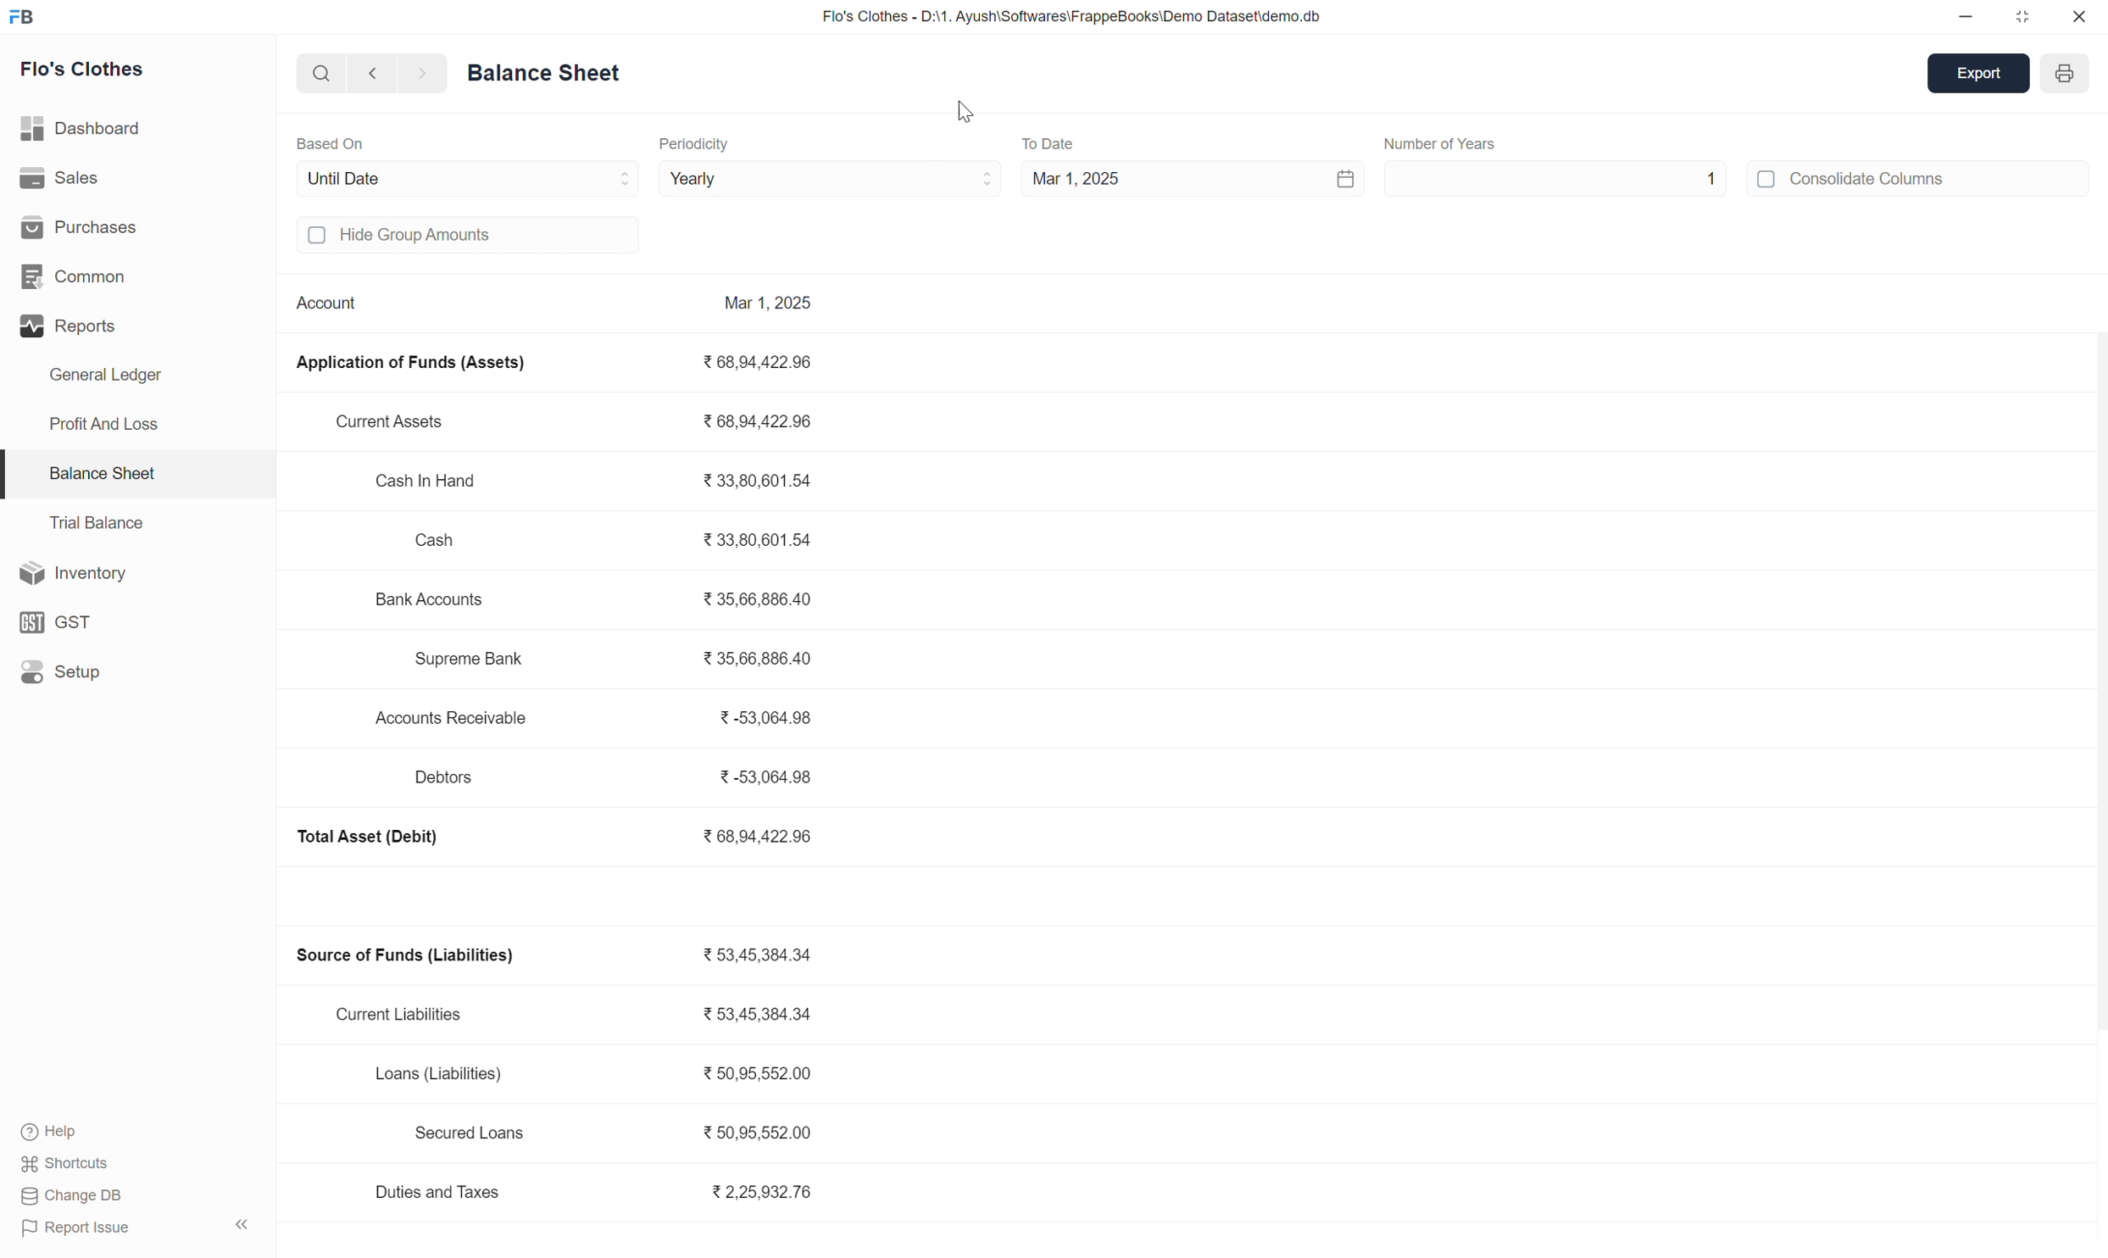 This screenshot has width=2108, height=1258. I want to click on  Help, so click(68, 1130).